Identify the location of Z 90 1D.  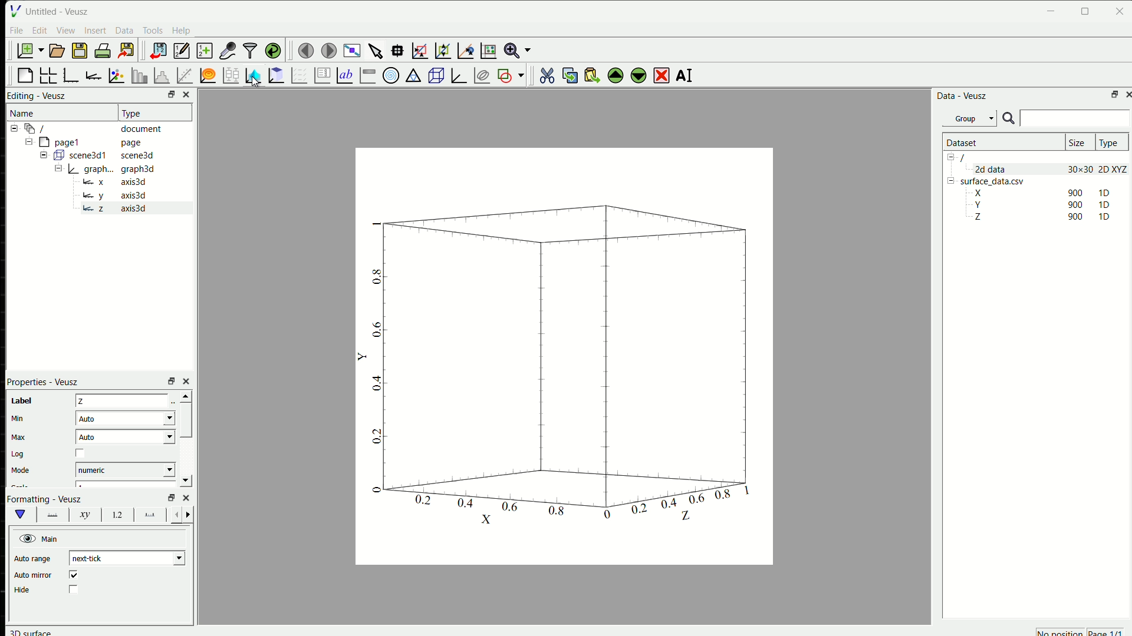
(1038, 217).